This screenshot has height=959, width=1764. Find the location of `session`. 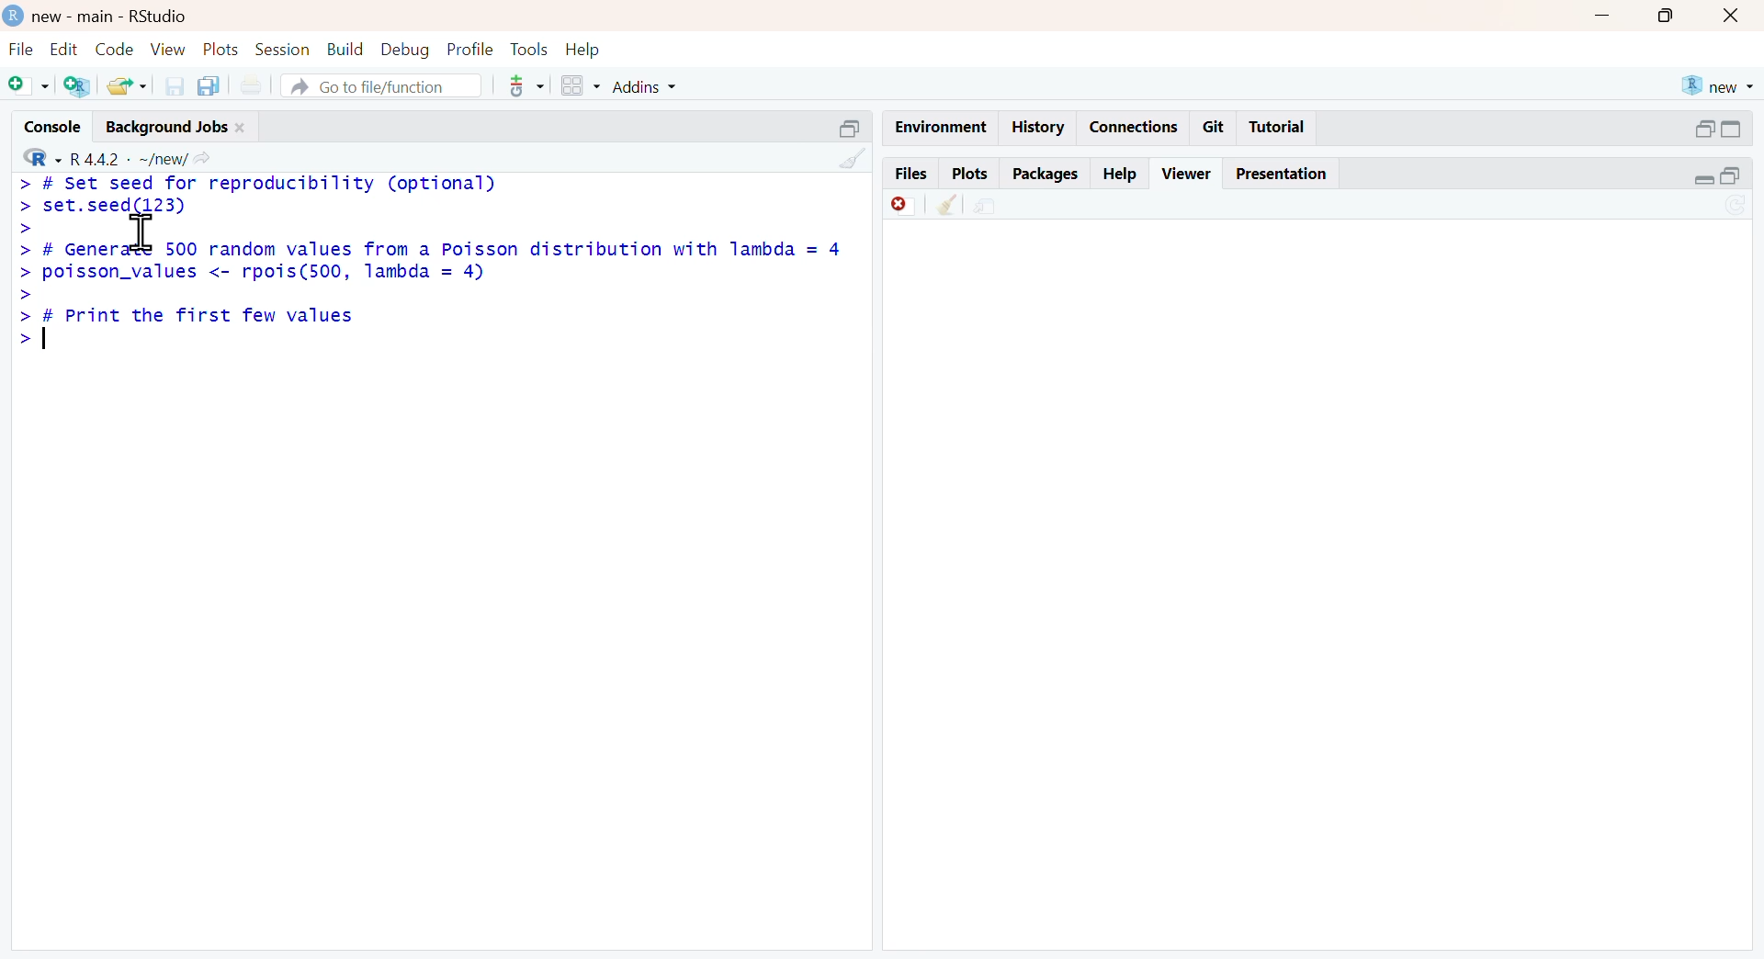

session is located at coordinates (281, 50).